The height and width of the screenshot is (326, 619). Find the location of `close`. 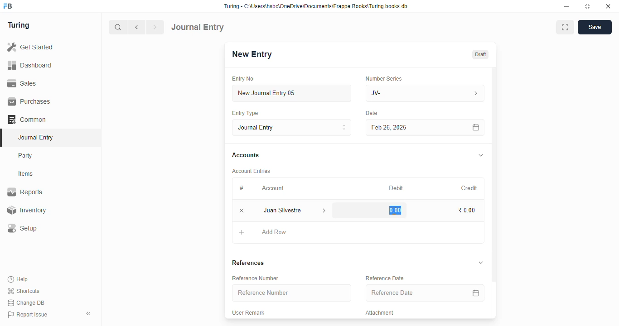

close is located at coordinates (608, 6).